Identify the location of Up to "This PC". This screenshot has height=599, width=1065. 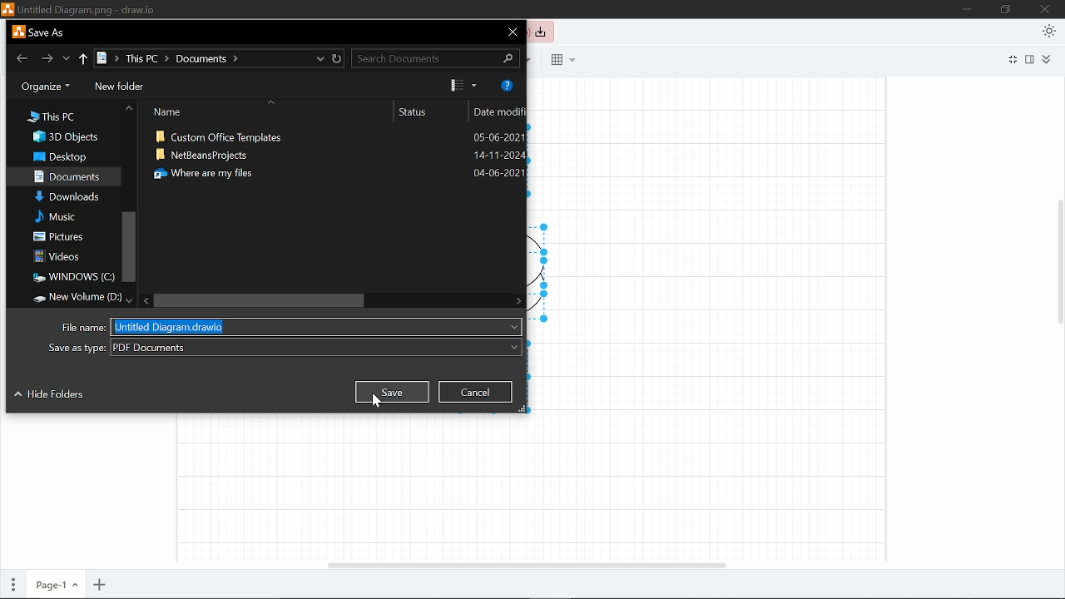
(83, 60).